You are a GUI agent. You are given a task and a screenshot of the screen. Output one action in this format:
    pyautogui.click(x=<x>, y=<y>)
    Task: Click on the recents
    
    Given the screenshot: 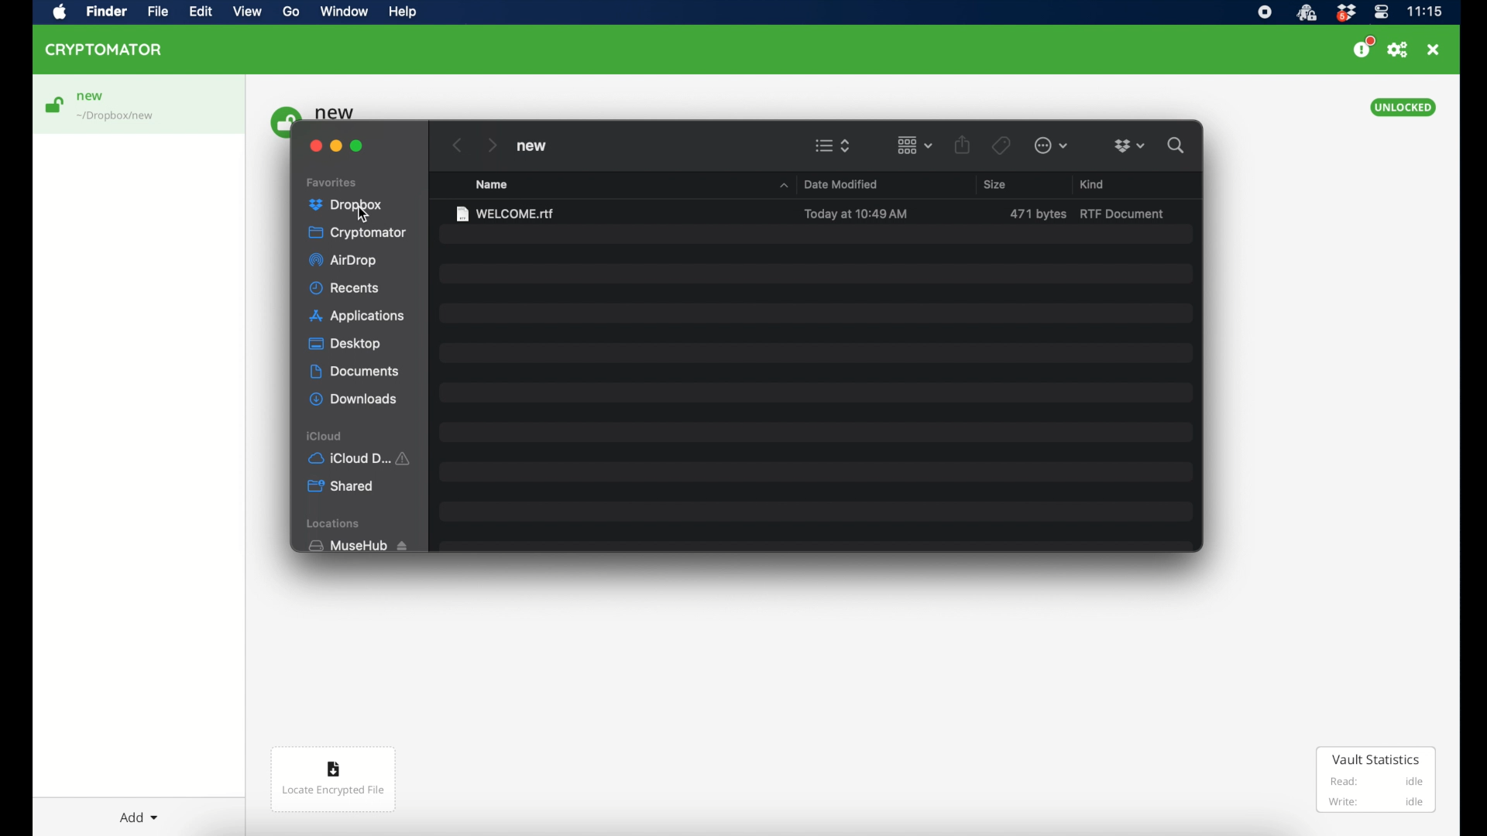 What is the action you would take?
    pyautogui.click(x=345, y=288)
    